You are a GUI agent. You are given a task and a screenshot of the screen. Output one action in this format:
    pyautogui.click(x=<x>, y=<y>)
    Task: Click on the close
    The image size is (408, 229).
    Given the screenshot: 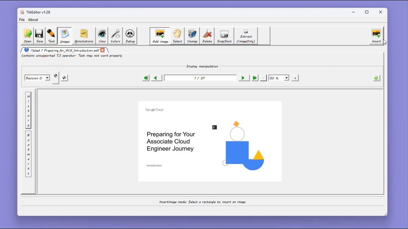 What is the action you would take?
    pyautogui.click(x=382, y=12)
    